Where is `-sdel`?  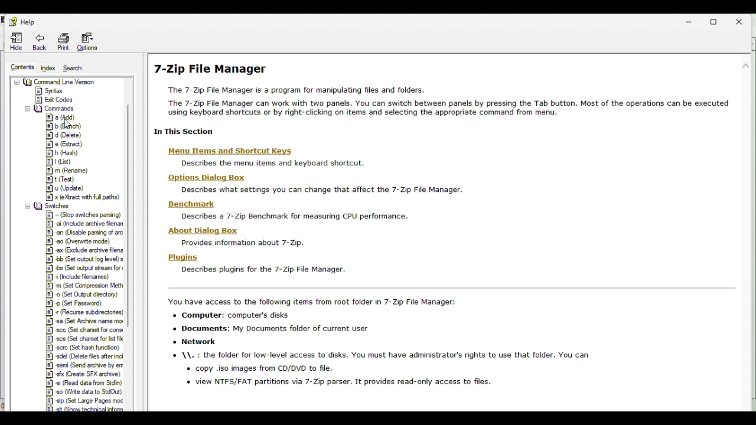
-sdel is located at coordinates (86, 357).